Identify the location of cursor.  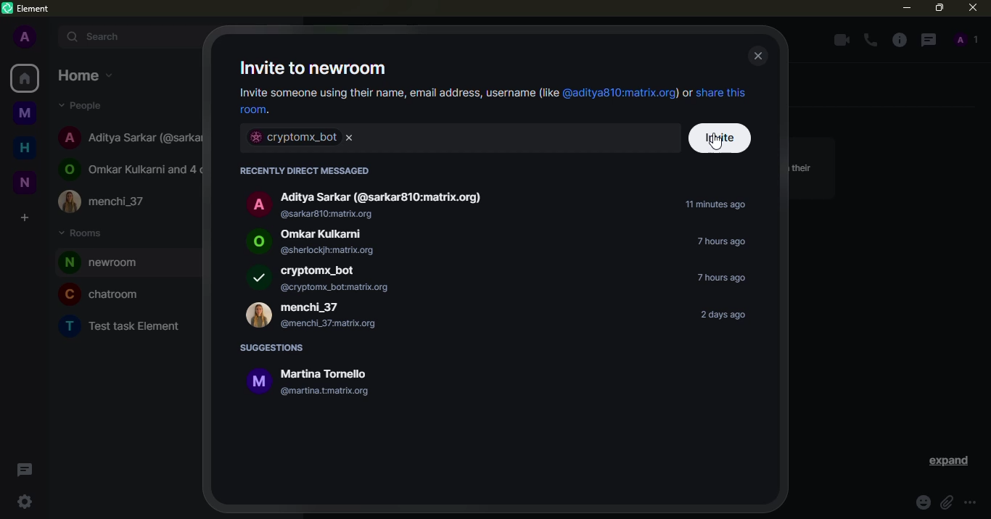
(718, 138).